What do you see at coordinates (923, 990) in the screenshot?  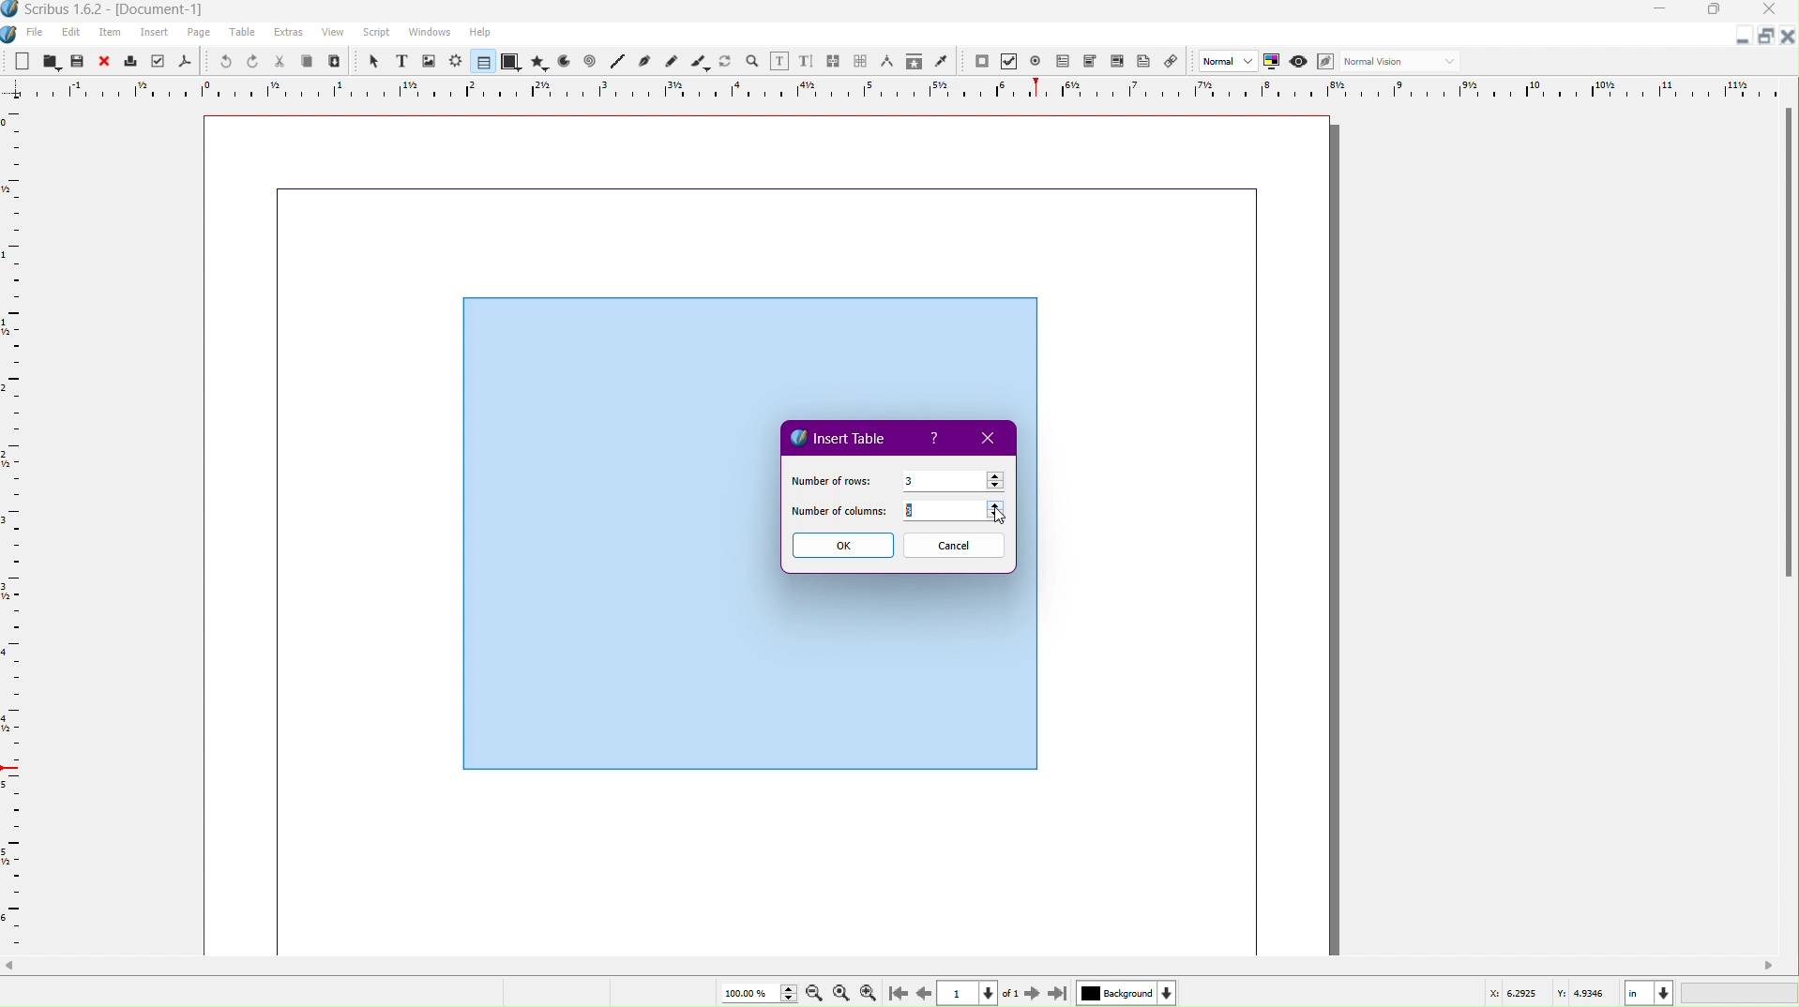 I see `Go to Previous Page` at bounding box center [923, 990].